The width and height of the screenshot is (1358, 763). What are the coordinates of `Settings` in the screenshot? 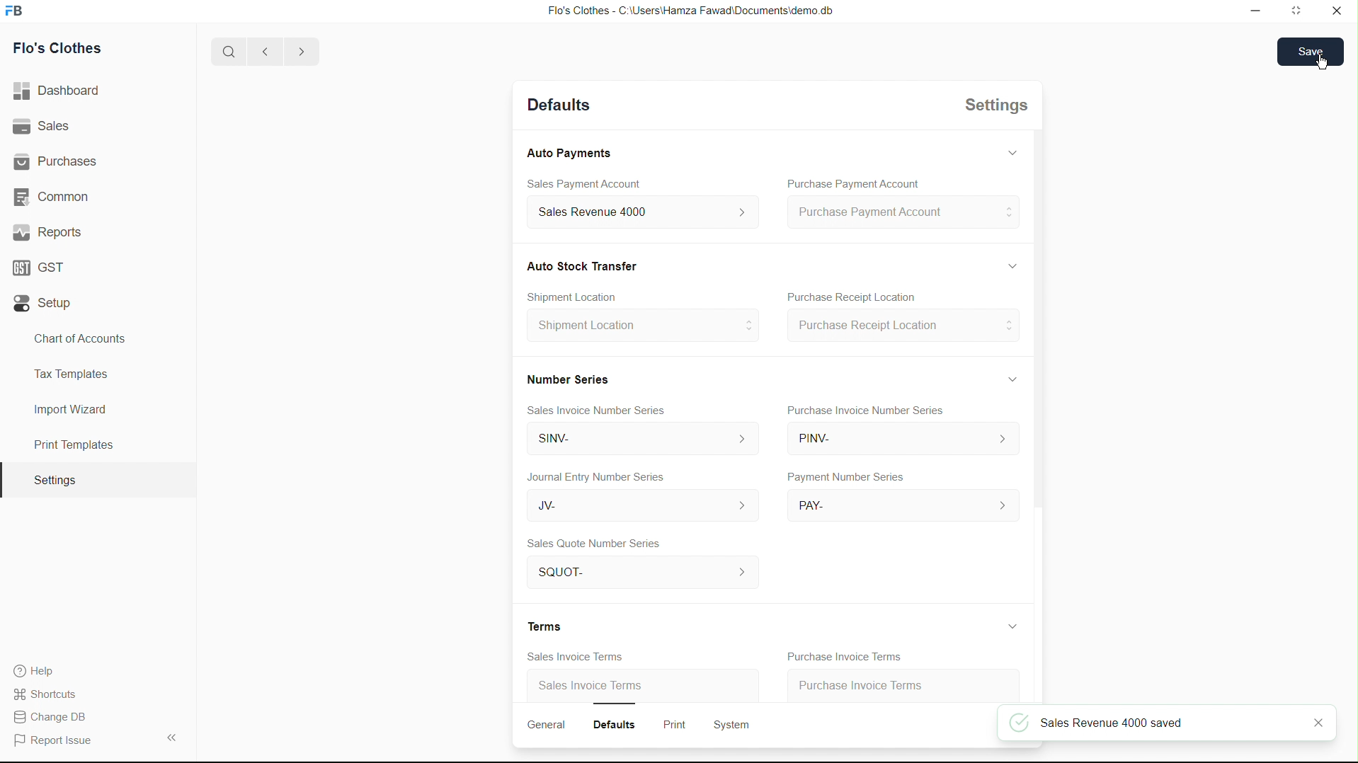 It's located at (999, 108).